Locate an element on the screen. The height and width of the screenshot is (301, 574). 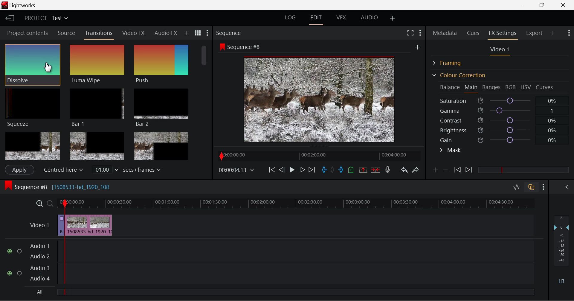
Ranges is located at coordinates (491, 88).